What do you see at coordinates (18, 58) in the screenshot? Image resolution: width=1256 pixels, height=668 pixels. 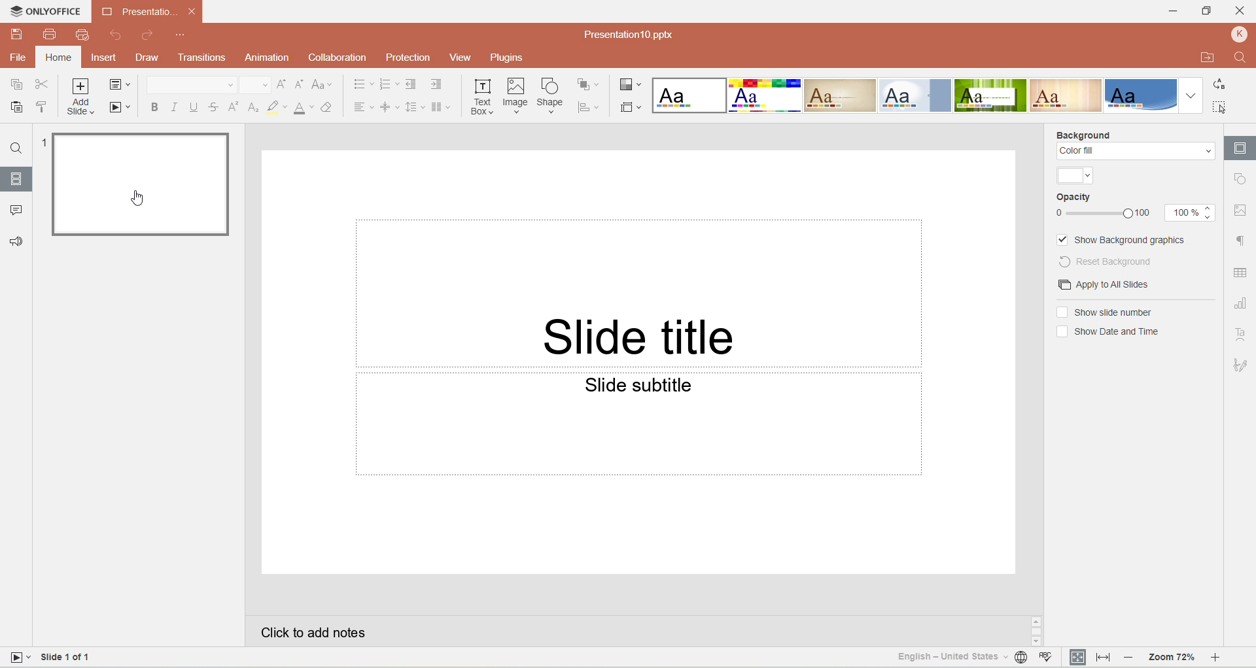 I see `File` at bounding box center [18, 58].